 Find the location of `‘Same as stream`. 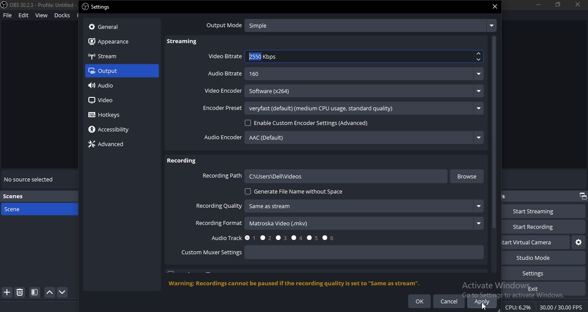

‘Same as stream is located at coordinates (366, 206).